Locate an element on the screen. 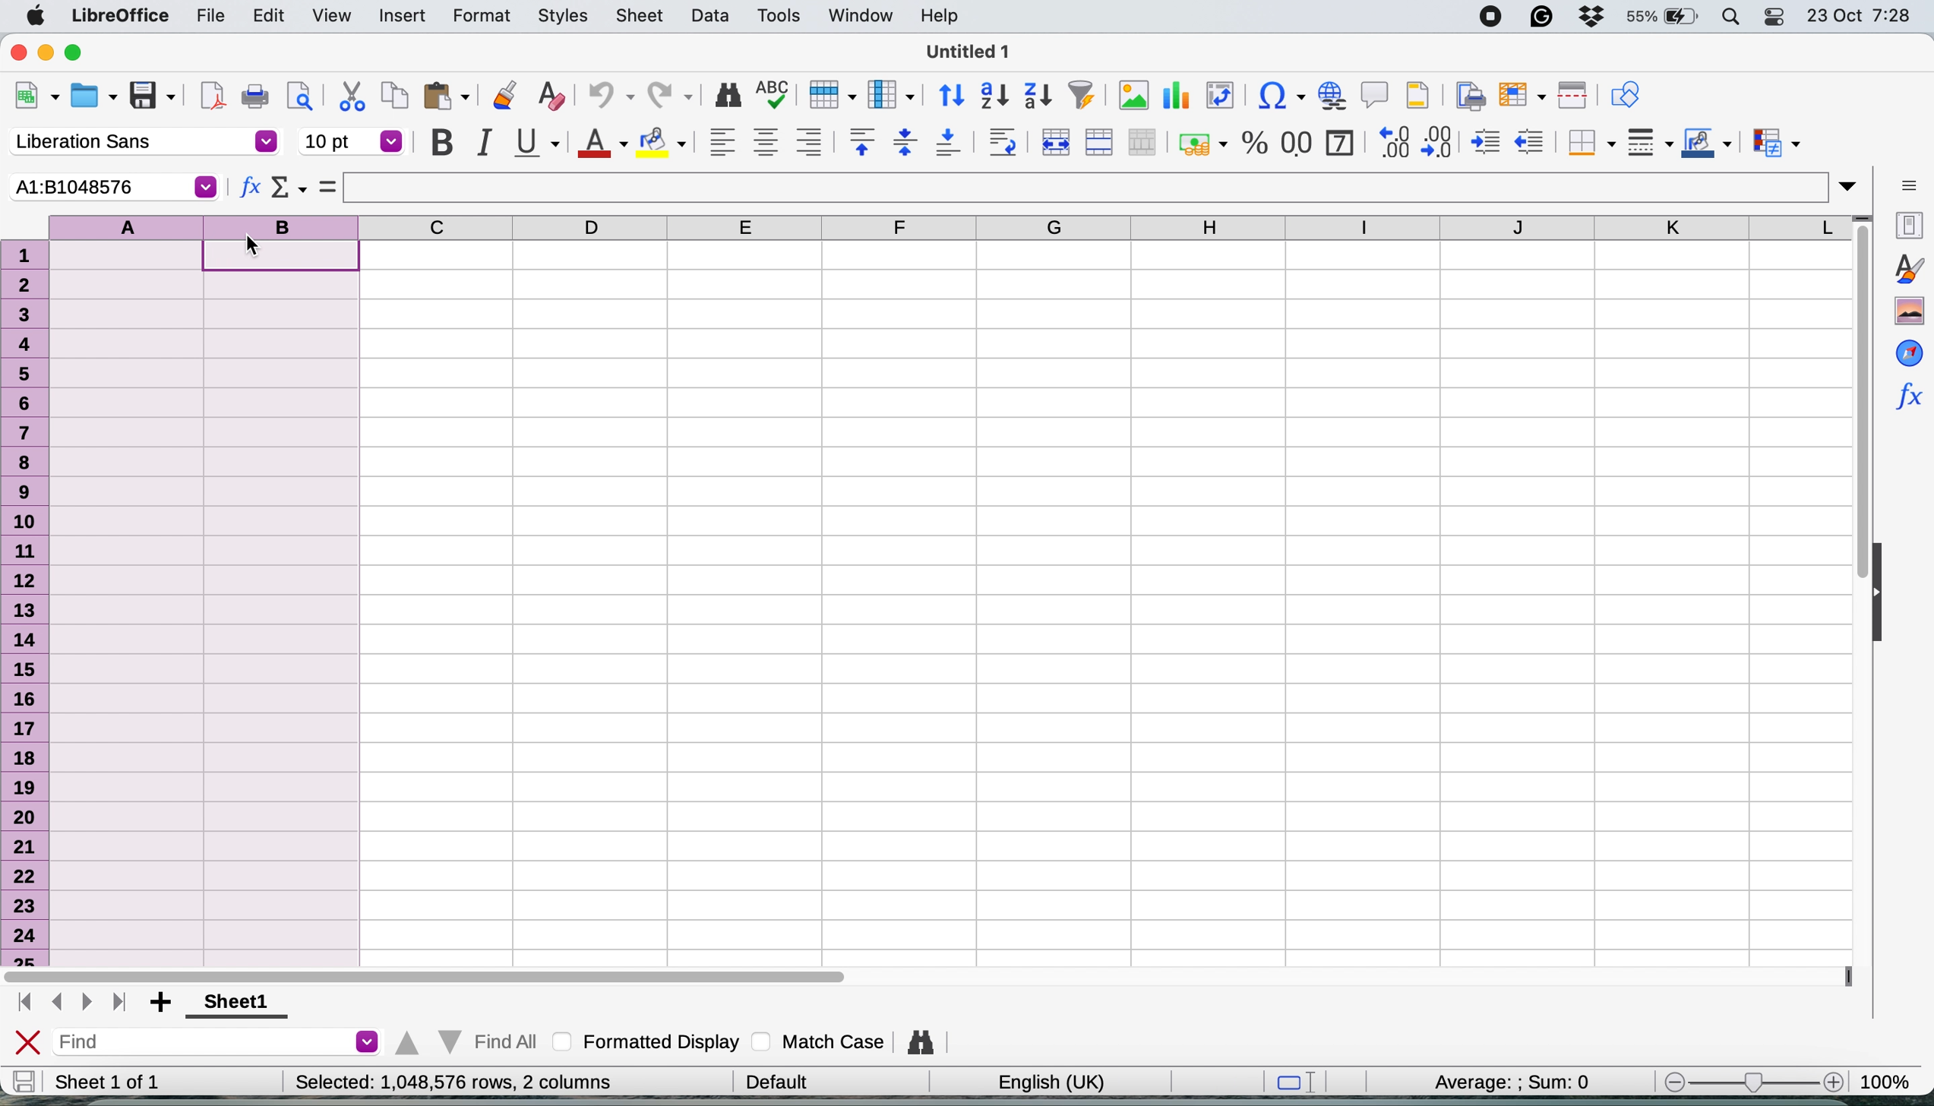 This screenshot has height=1106, width=1934. increase indent is located at coordinates (1484, 141).